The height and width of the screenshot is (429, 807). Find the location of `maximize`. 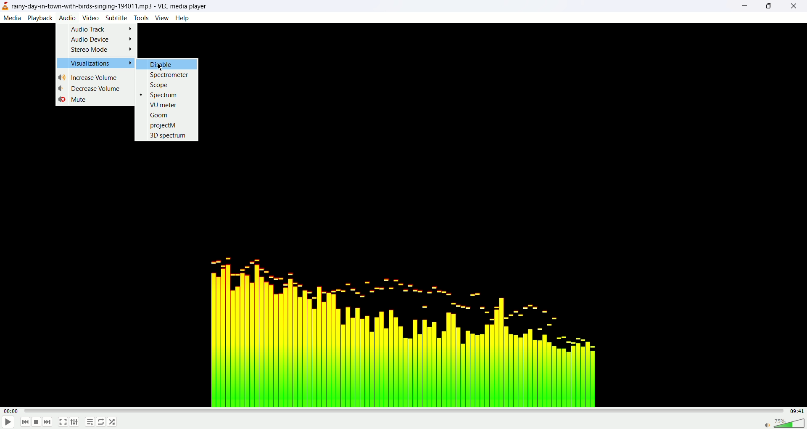

maximize is located at coordinates (769, 6).